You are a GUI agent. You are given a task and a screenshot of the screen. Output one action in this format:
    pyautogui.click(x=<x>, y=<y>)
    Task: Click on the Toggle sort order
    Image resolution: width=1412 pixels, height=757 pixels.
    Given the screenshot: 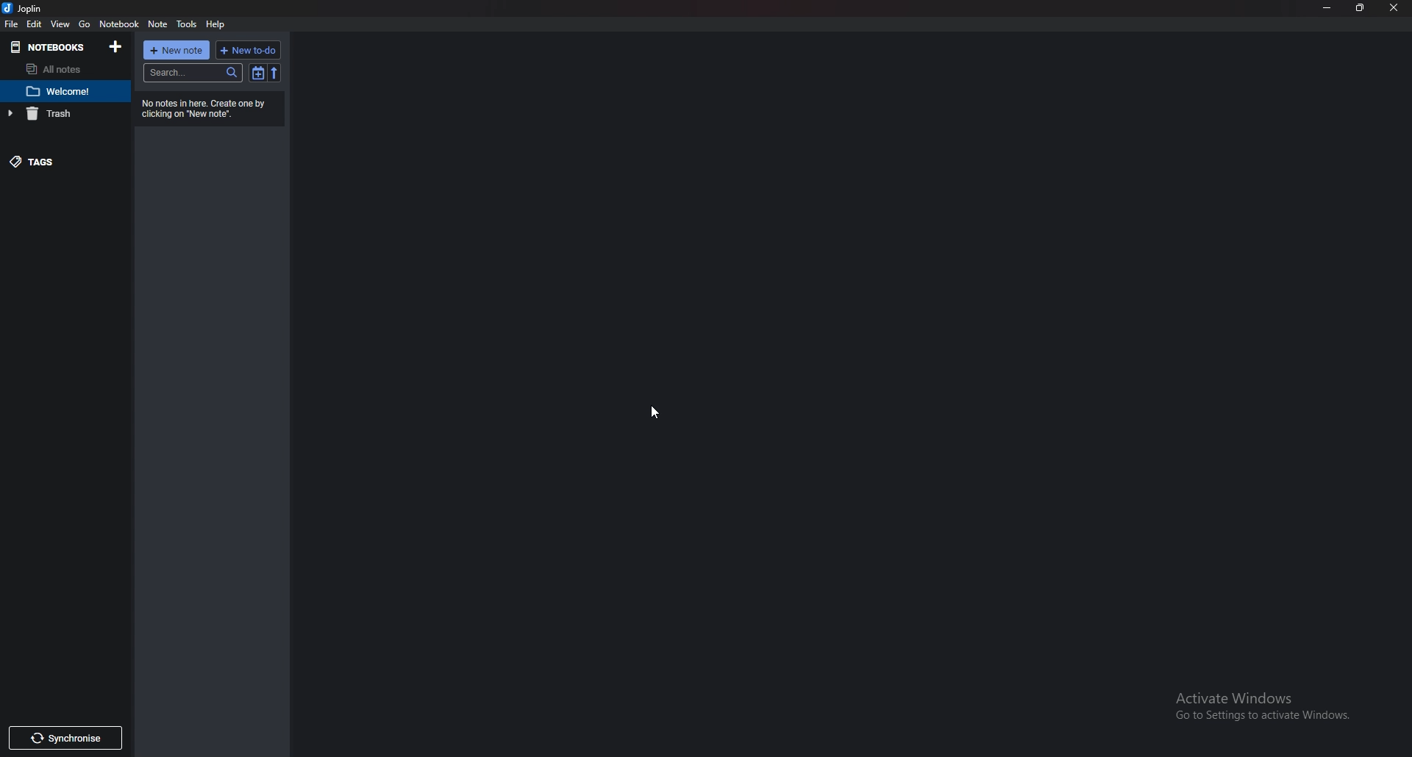 What is the action you would take?
    pyautogui.click(x=259, y=73)
    